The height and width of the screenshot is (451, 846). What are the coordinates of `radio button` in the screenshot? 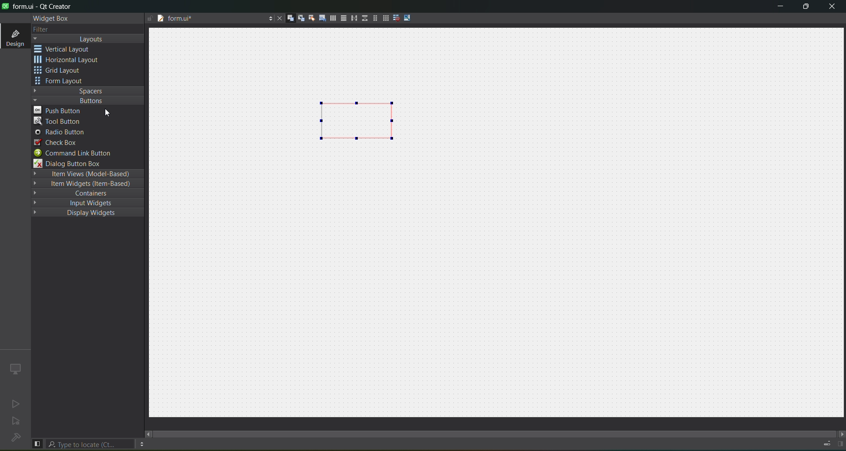 It's located at (60, 133).